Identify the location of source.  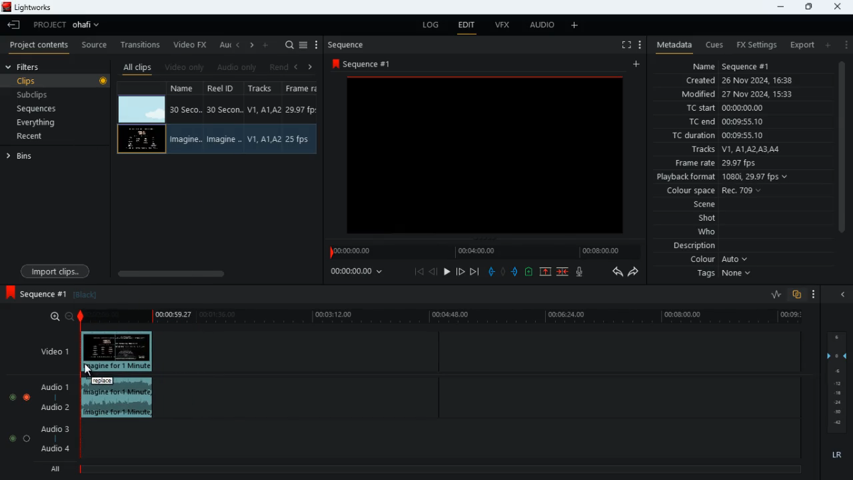
(95, 45).